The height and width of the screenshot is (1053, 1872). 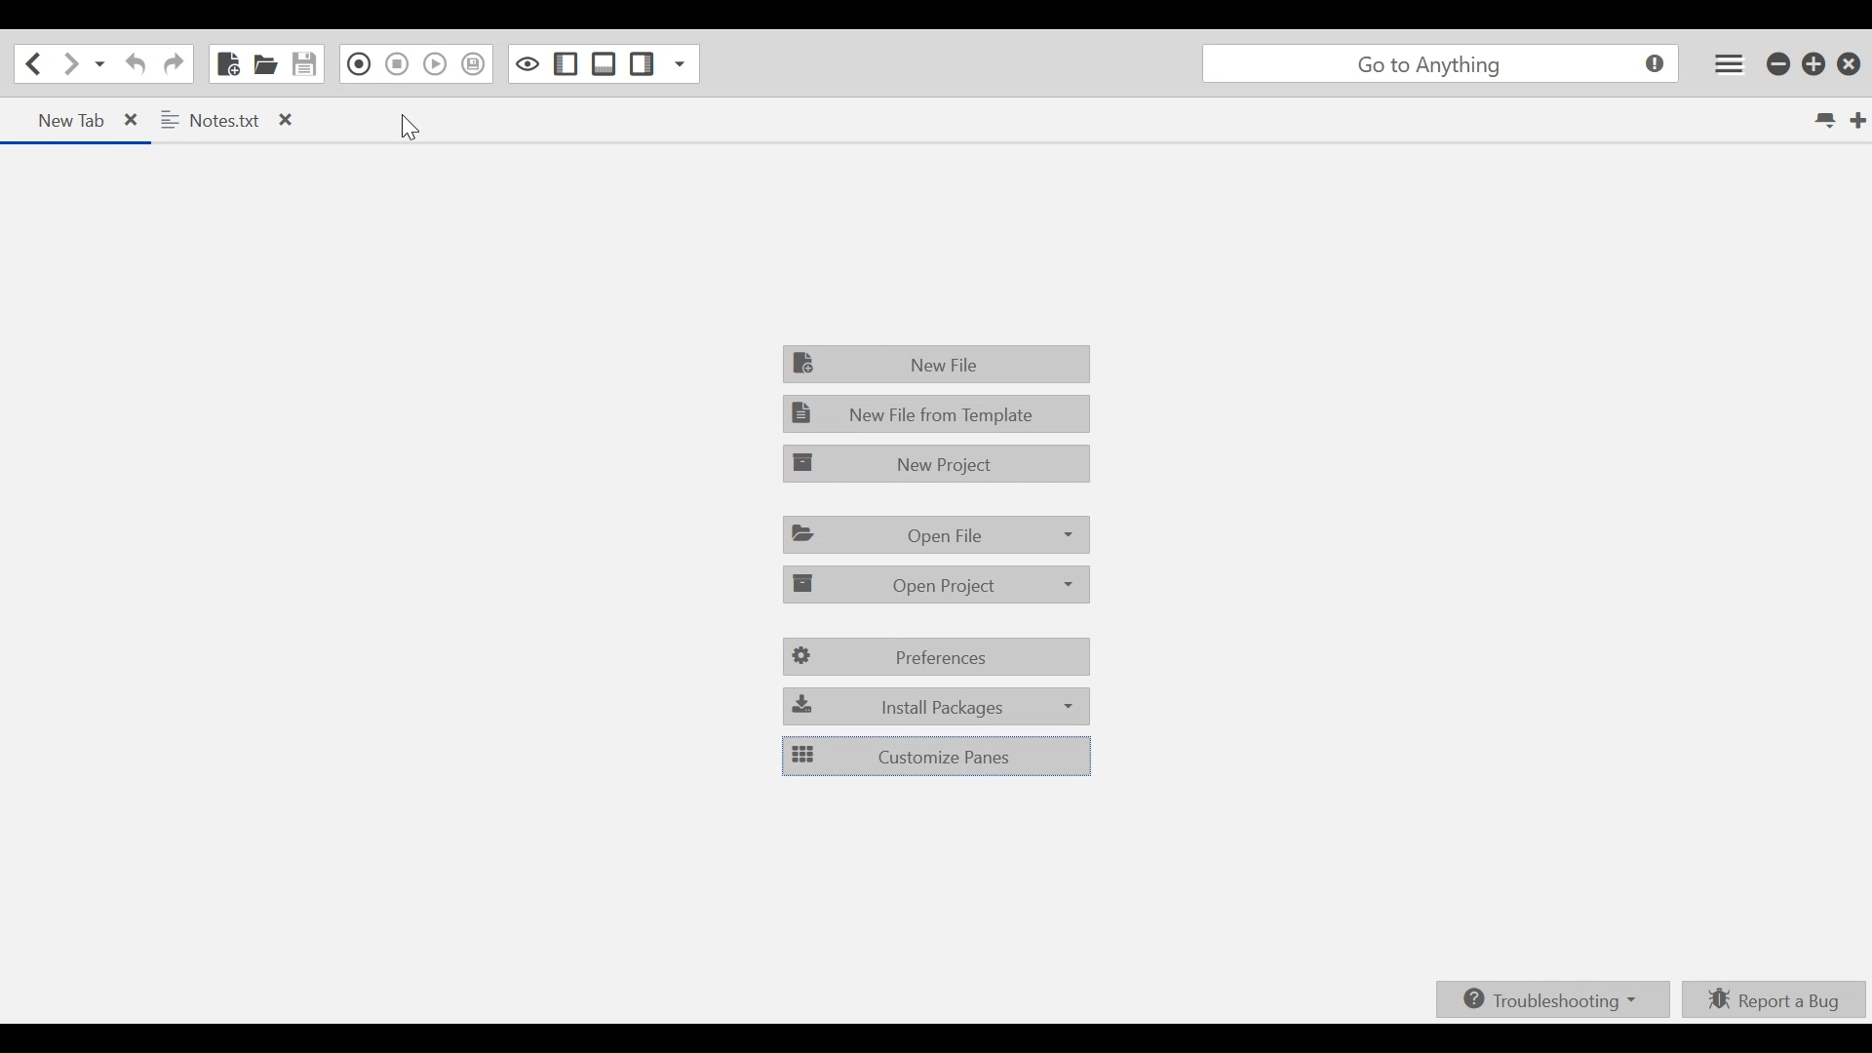 I want to click on Show/Hide Bottom Pane, so click(x=604, y=64).